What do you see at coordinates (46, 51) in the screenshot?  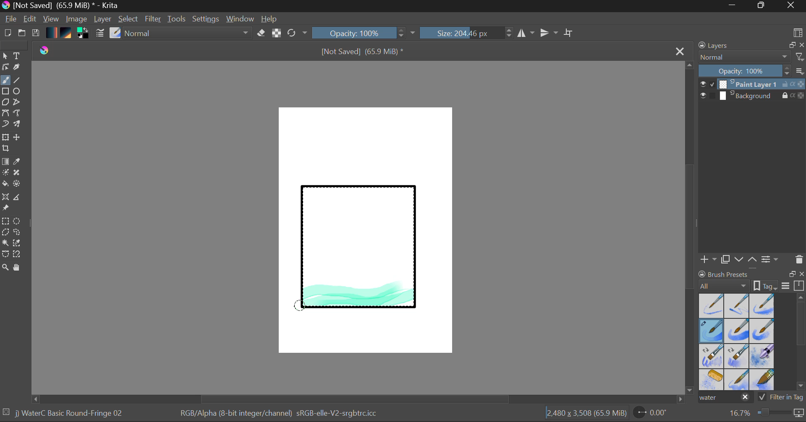 I see `logo` at bounding box center [46, 51].